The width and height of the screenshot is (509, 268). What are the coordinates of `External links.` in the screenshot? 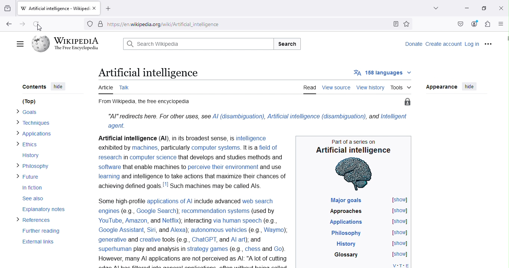 It's located at (40, 244).